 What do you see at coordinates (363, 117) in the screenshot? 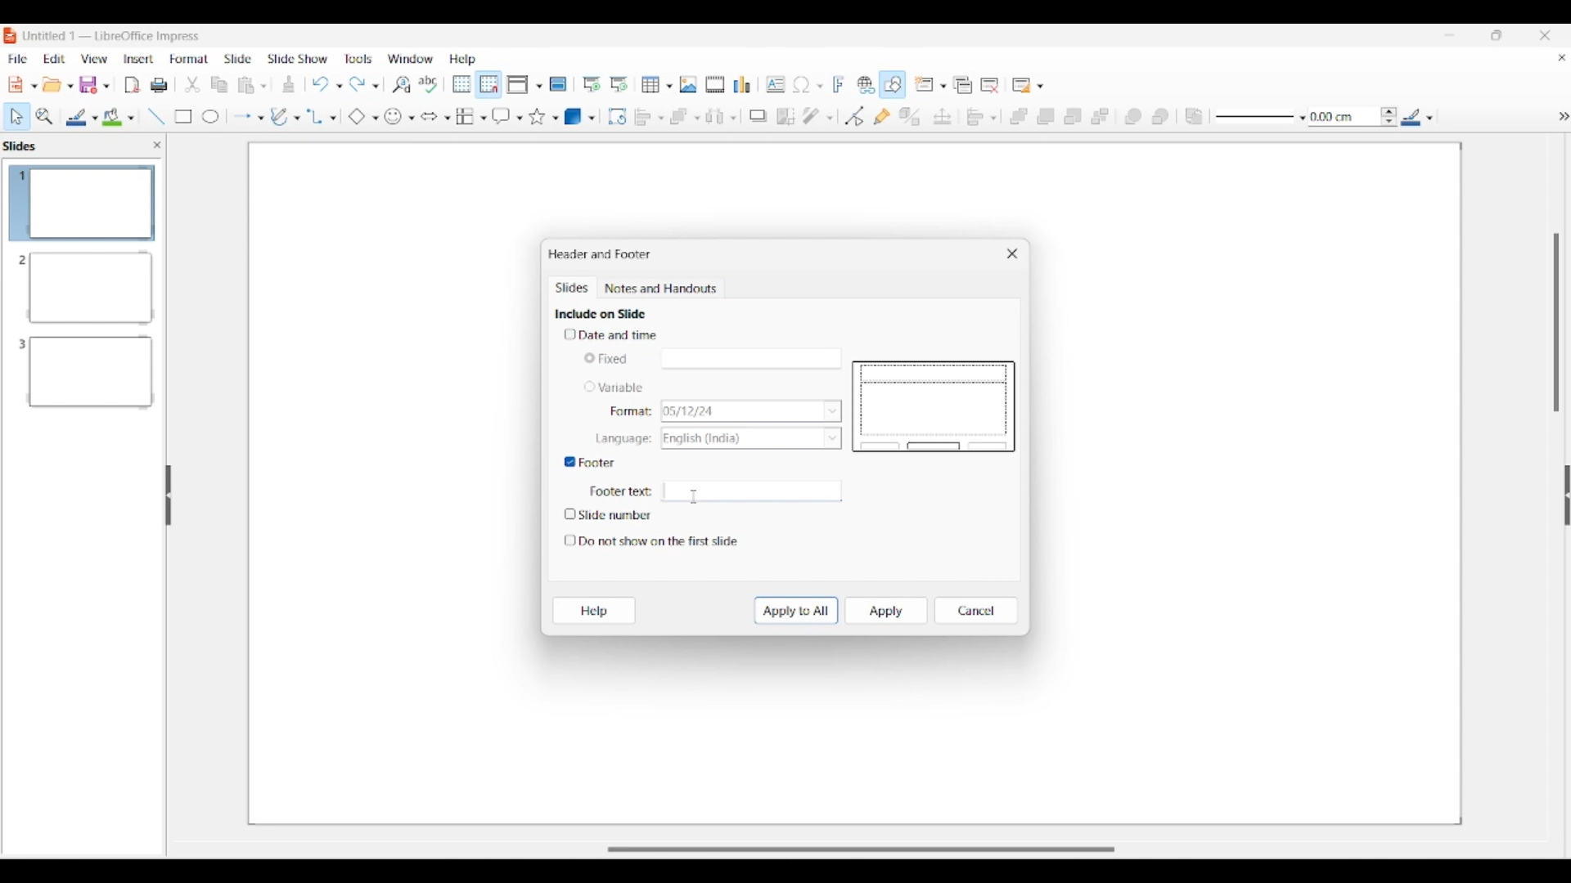
I see `Basic shape options` at bounding box center [363, 117].